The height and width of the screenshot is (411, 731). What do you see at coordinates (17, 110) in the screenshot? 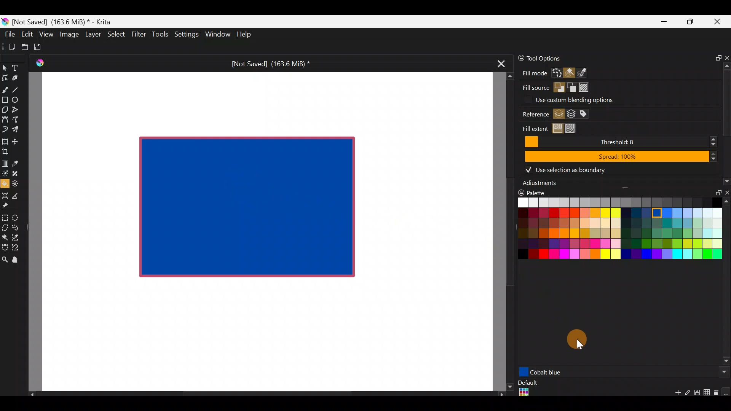
I see `Polyline tool` at bounding box center [17, 110].